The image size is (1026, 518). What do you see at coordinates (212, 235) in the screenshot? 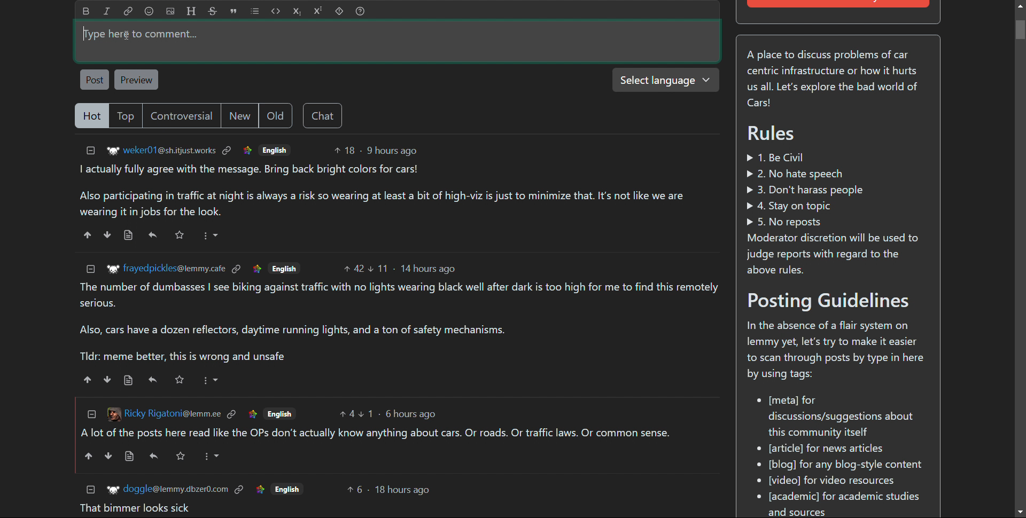
I see `More` at bounding box center [212, 235].